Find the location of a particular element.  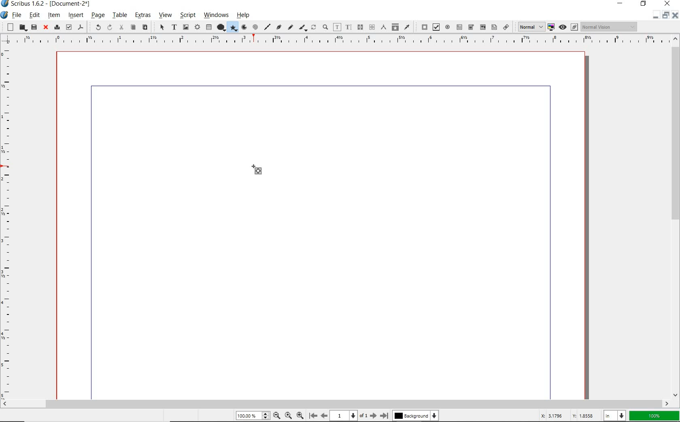

save as pdf is located at coordinates (81, 27).